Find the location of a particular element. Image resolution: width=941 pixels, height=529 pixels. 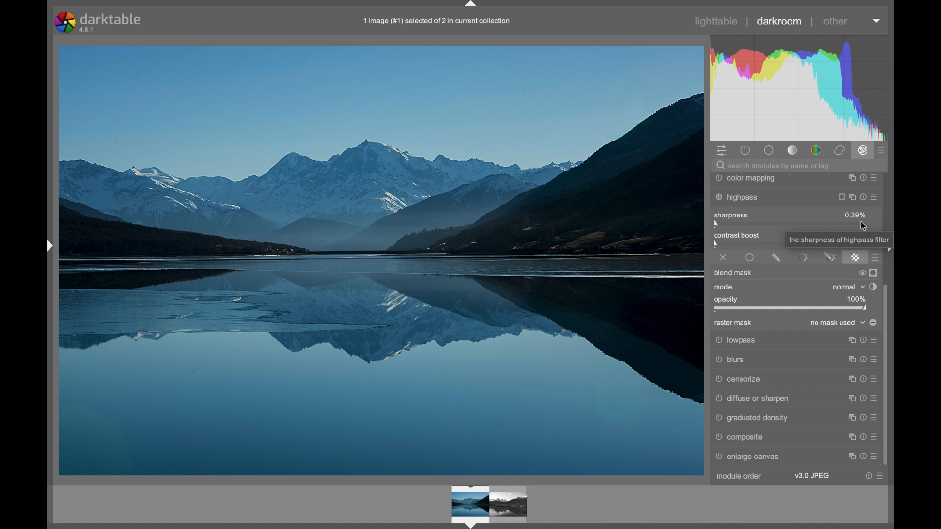

more options is located at coordinates (873, 476).